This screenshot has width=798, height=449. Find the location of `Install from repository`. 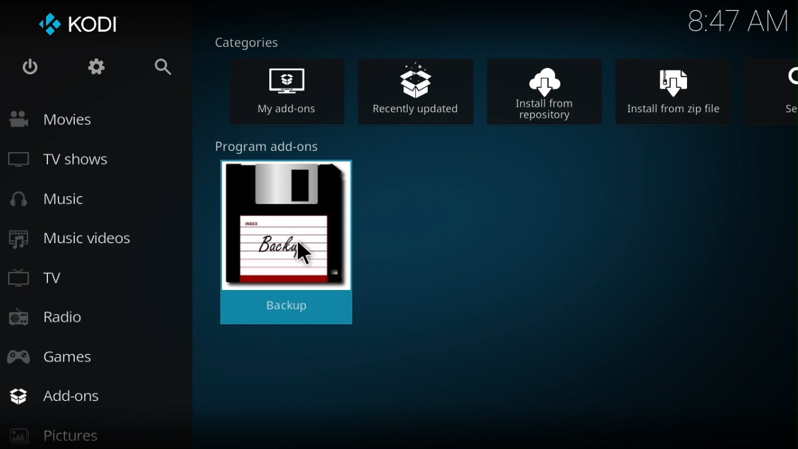

Install from repository is located at coordinates (552, 90).